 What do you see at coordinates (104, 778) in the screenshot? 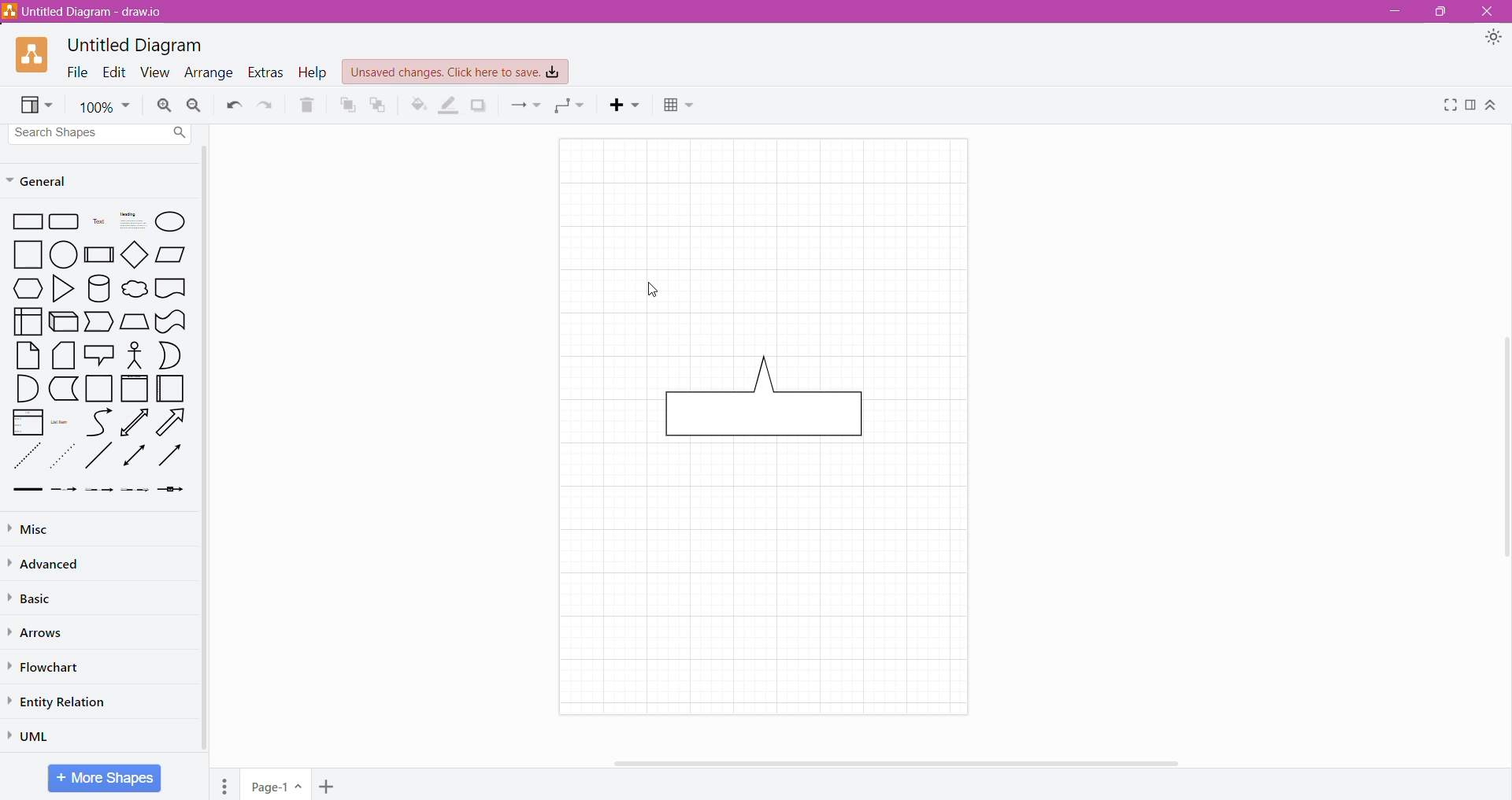
I see `More Shapes` at bounding box center [104, 778].